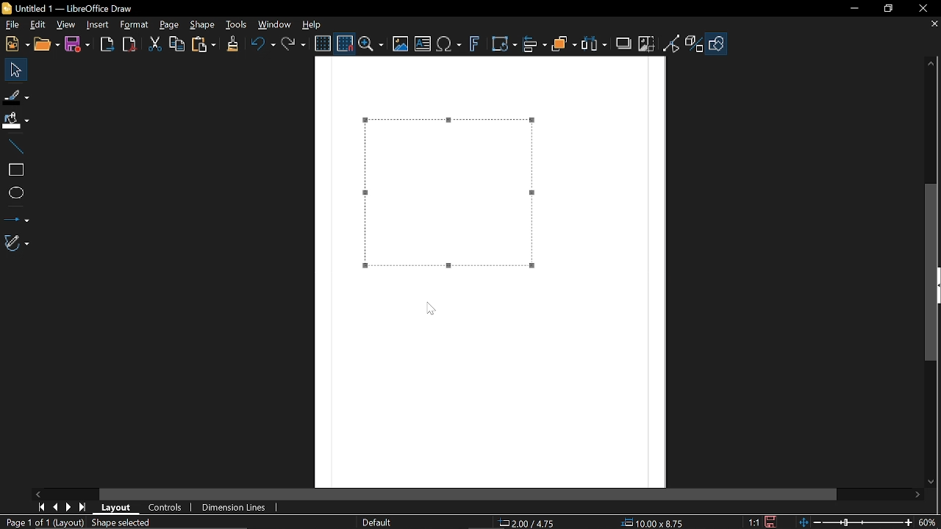  I want to click on Position, so click(529, 523).